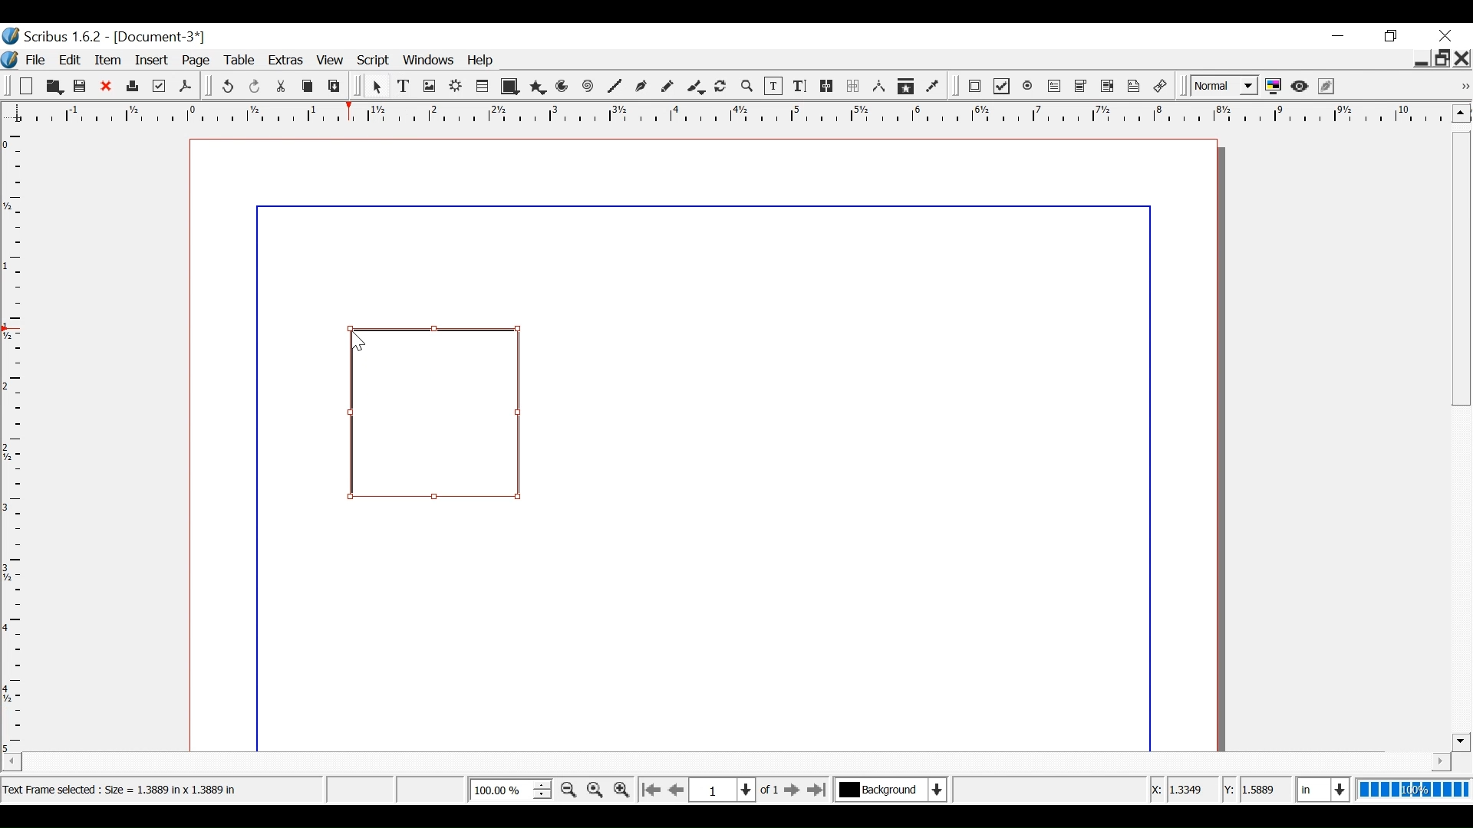 The height and width of the screenshot is (828, 1473). What do you see at coordinates (108, 61) in the screenshot?
I see `Item` at bounding box center [108, 61].